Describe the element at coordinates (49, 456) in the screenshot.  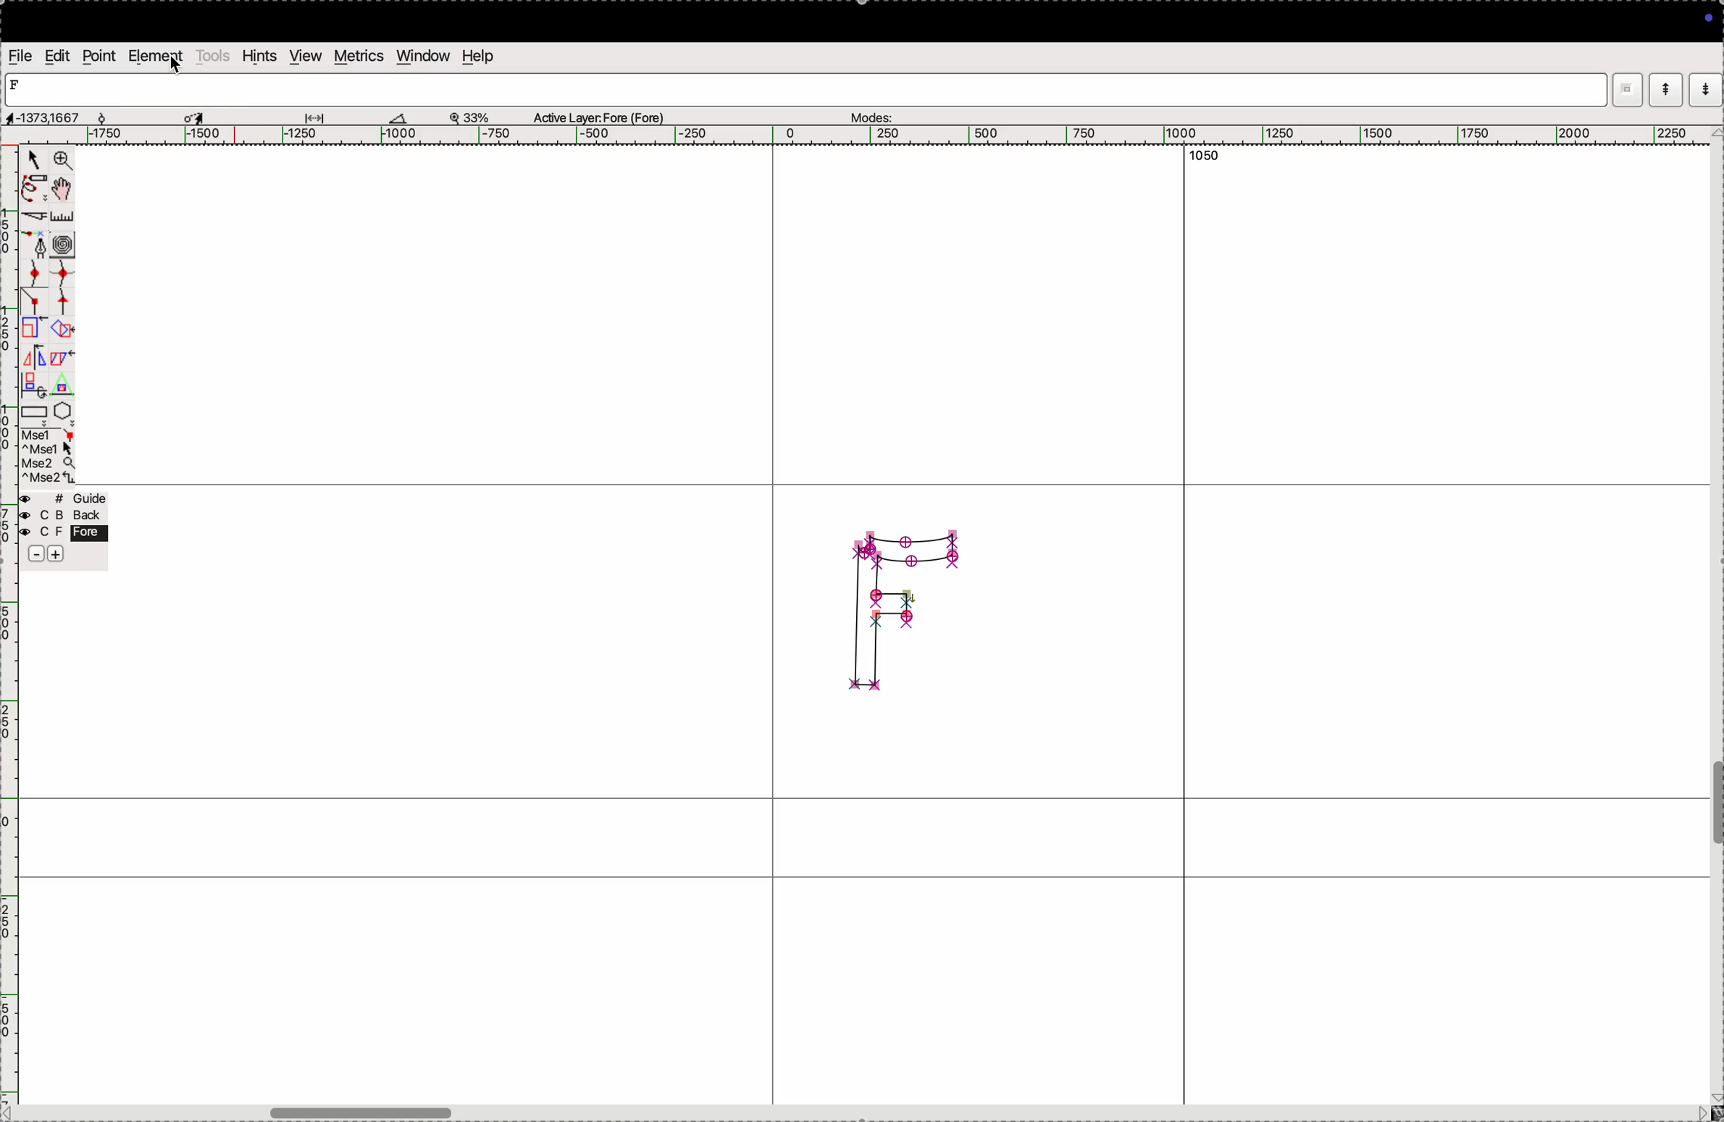
I see `mse ` at that location.